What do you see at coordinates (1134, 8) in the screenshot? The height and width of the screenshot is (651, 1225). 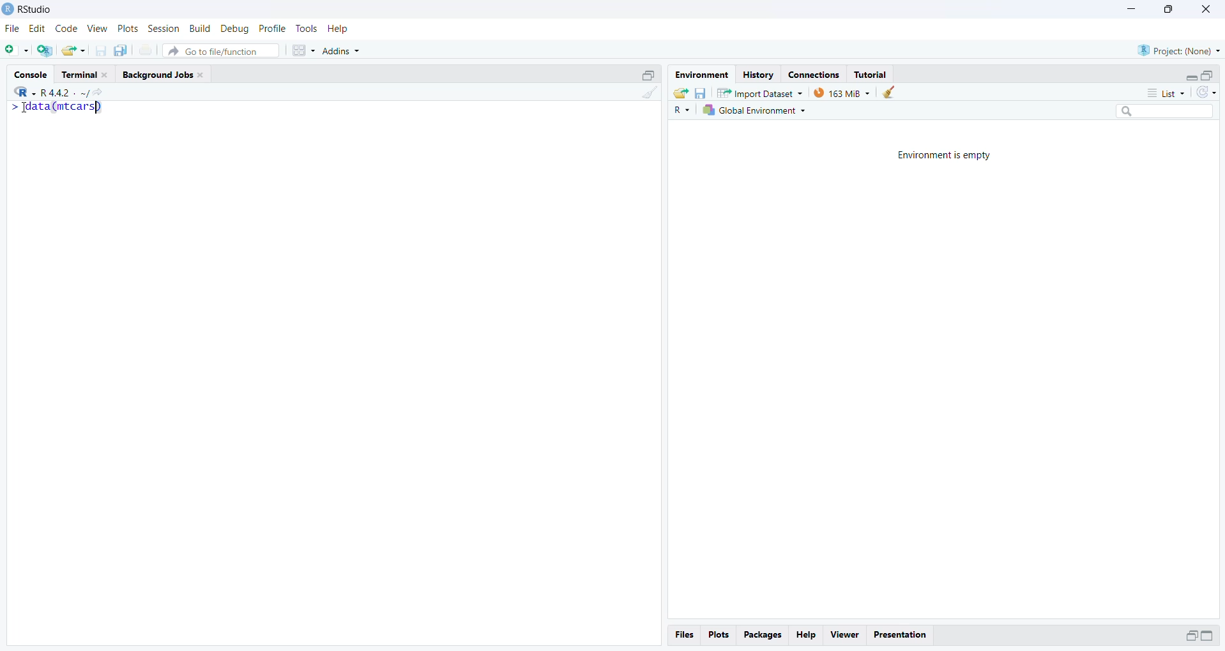 I see `minimise` at bounding box center [1134, 8].